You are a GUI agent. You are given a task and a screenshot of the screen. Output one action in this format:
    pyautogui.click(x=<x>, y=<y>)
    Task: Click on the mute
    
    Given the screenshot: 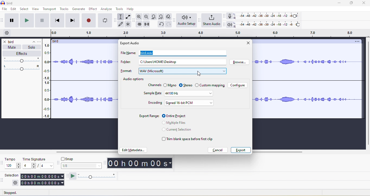 What is the action you would take?
    pyautogui.click(x=11, y=47)
    